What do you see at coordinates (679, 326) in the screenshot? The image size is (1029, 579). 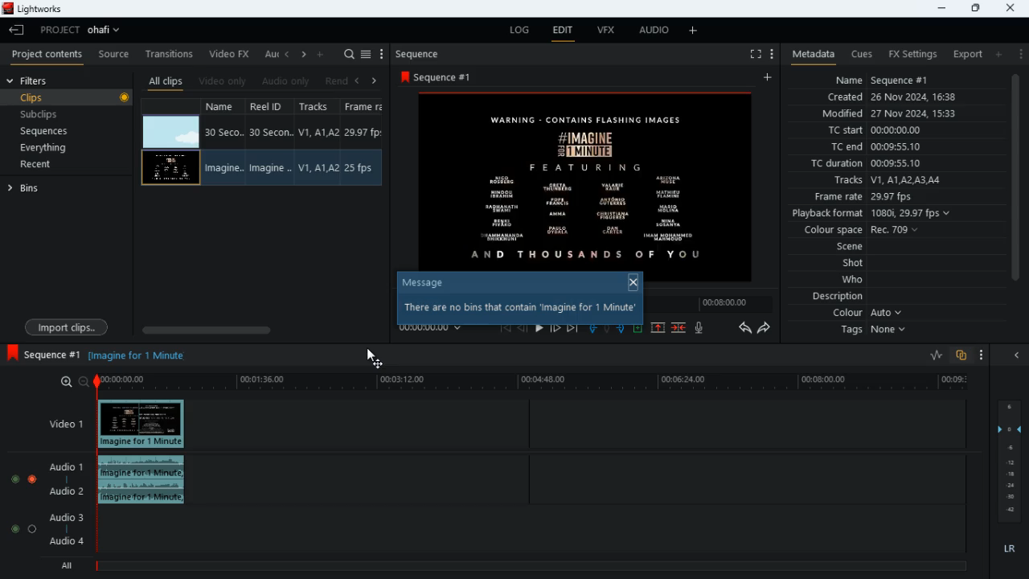 I see `merge` at bounding box center [679, 326].